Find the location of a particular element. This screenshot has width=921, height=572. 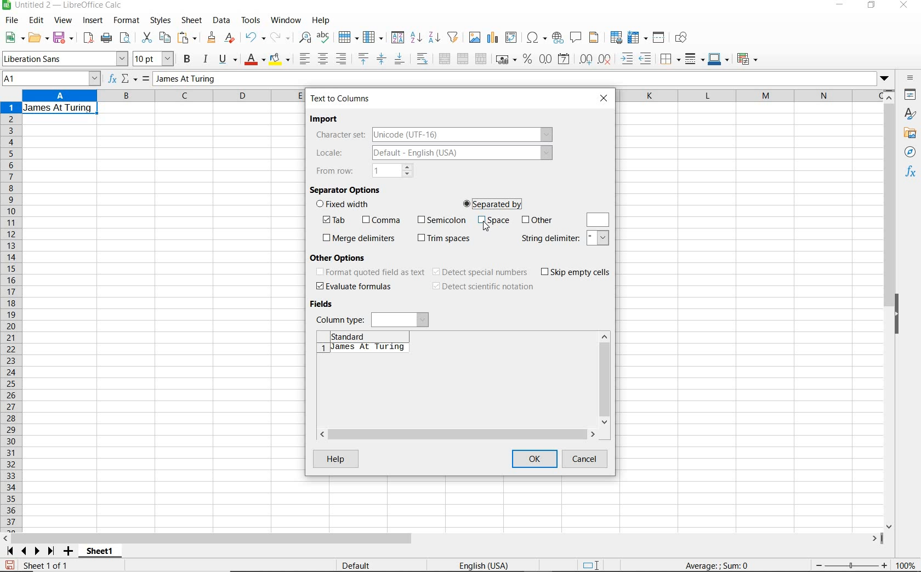

insert hyperlink is located at coordinates (558, 39).